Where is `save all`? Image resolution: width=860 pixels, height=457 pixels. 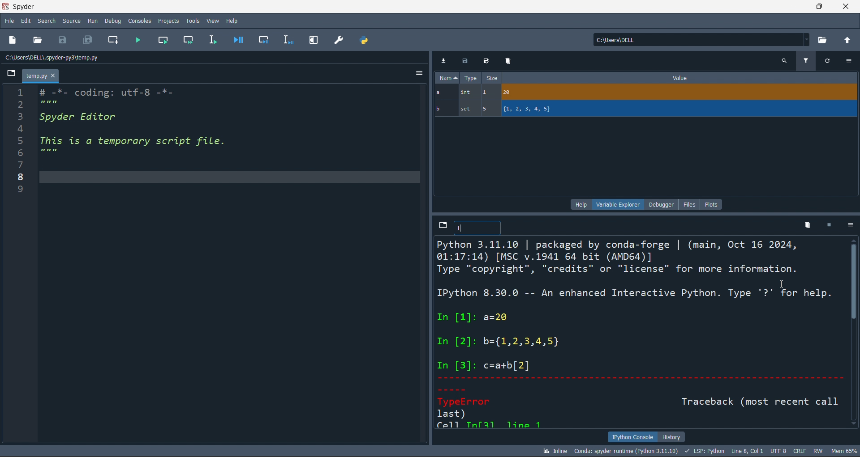 save all is located at coordinates (88, 41).